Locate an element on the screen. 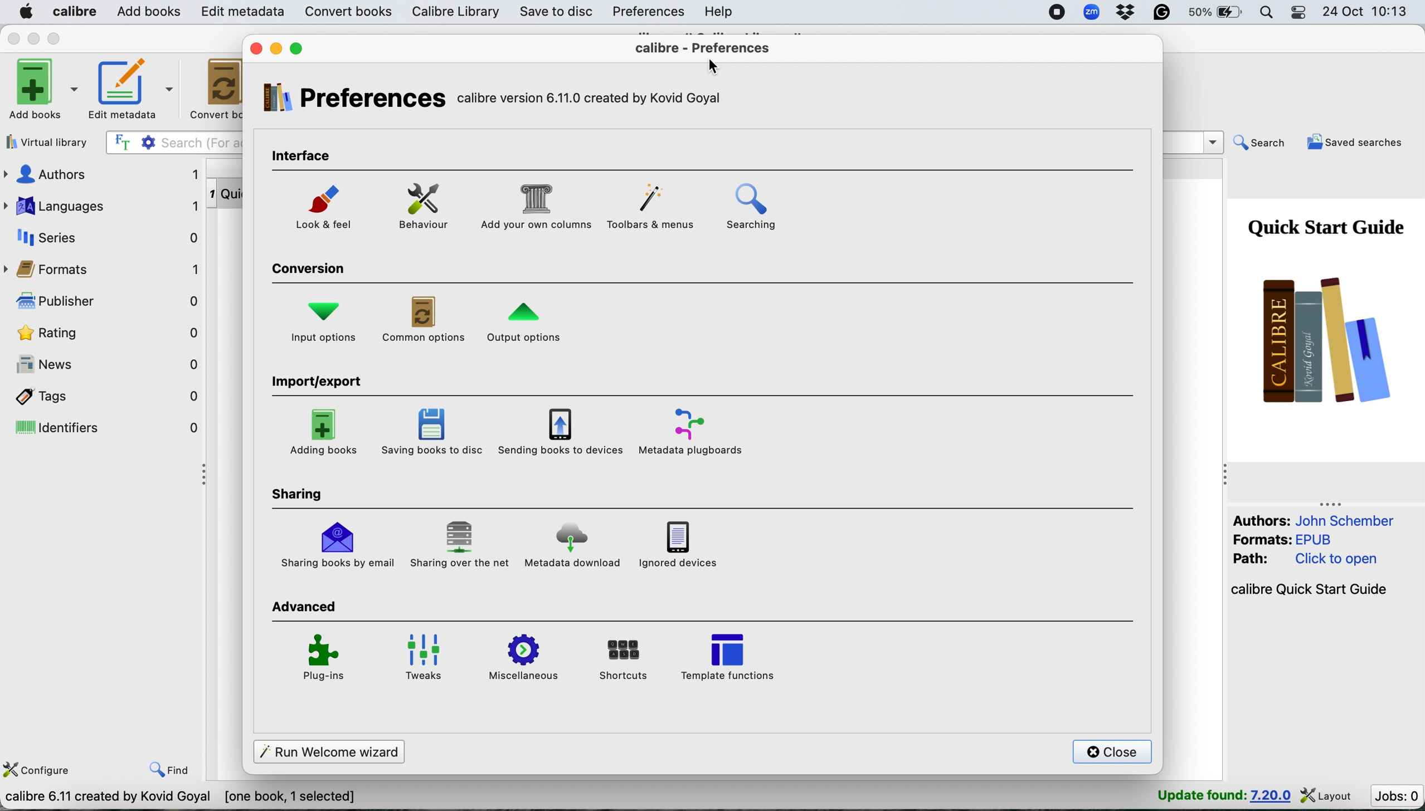 Image resolution: width=1425 pixels, height=811 pixels. identifiers is located at coordinates (108, 430).